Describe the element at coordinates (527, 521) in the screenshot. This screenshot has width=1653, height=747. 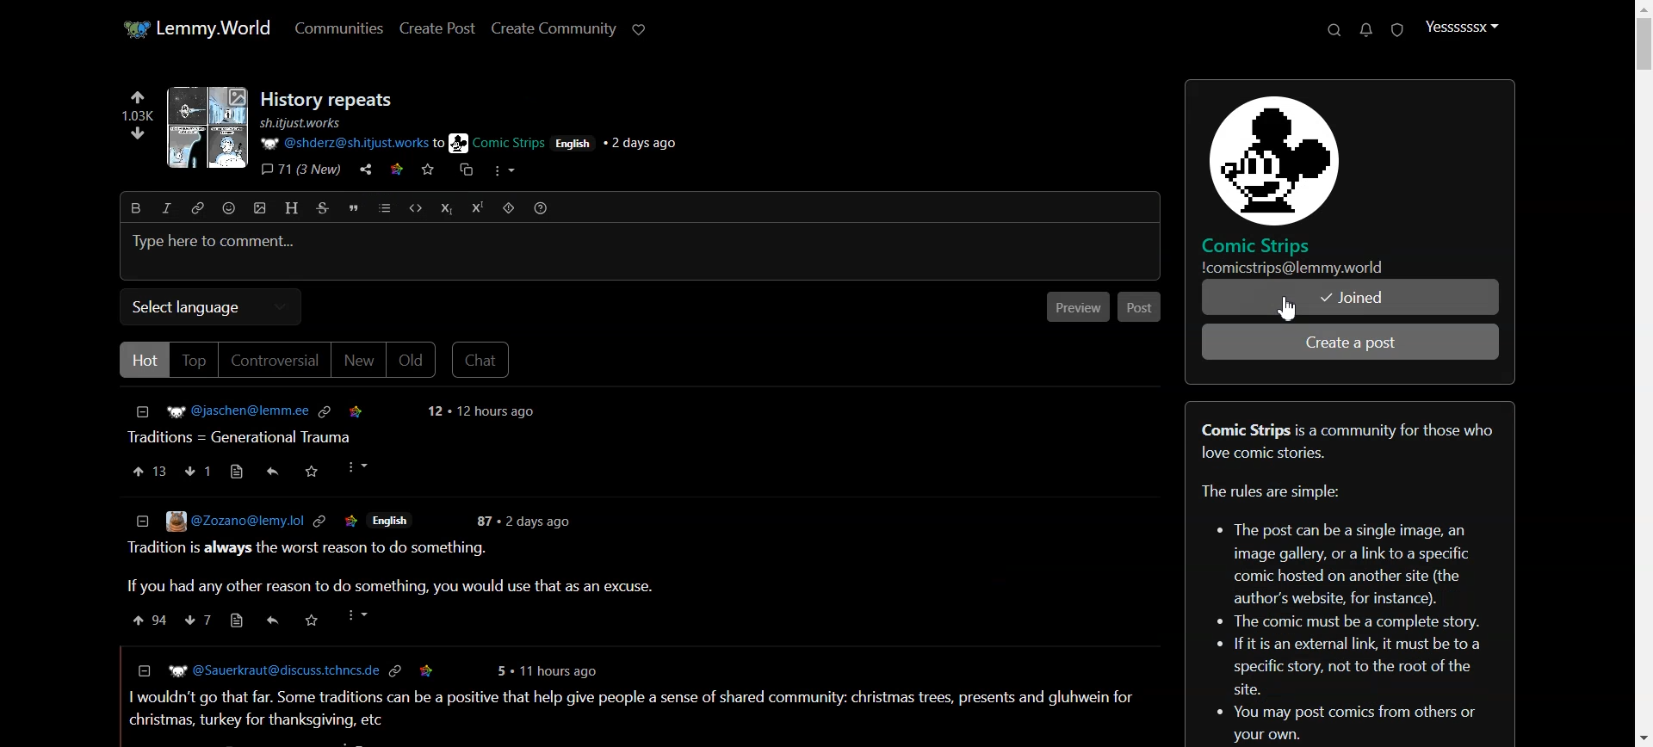
I see `87 . 2 days ago` at that location.